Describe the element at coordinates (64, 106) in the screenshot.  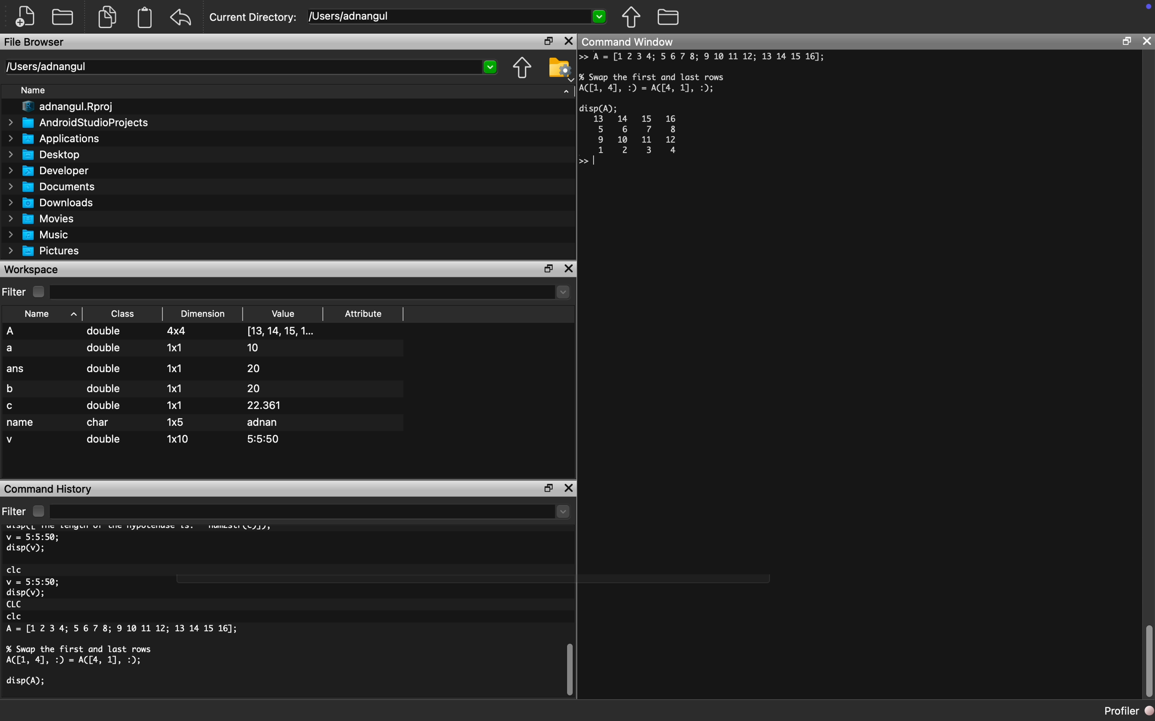
I see `I” adnangul.Rproj` at that location.